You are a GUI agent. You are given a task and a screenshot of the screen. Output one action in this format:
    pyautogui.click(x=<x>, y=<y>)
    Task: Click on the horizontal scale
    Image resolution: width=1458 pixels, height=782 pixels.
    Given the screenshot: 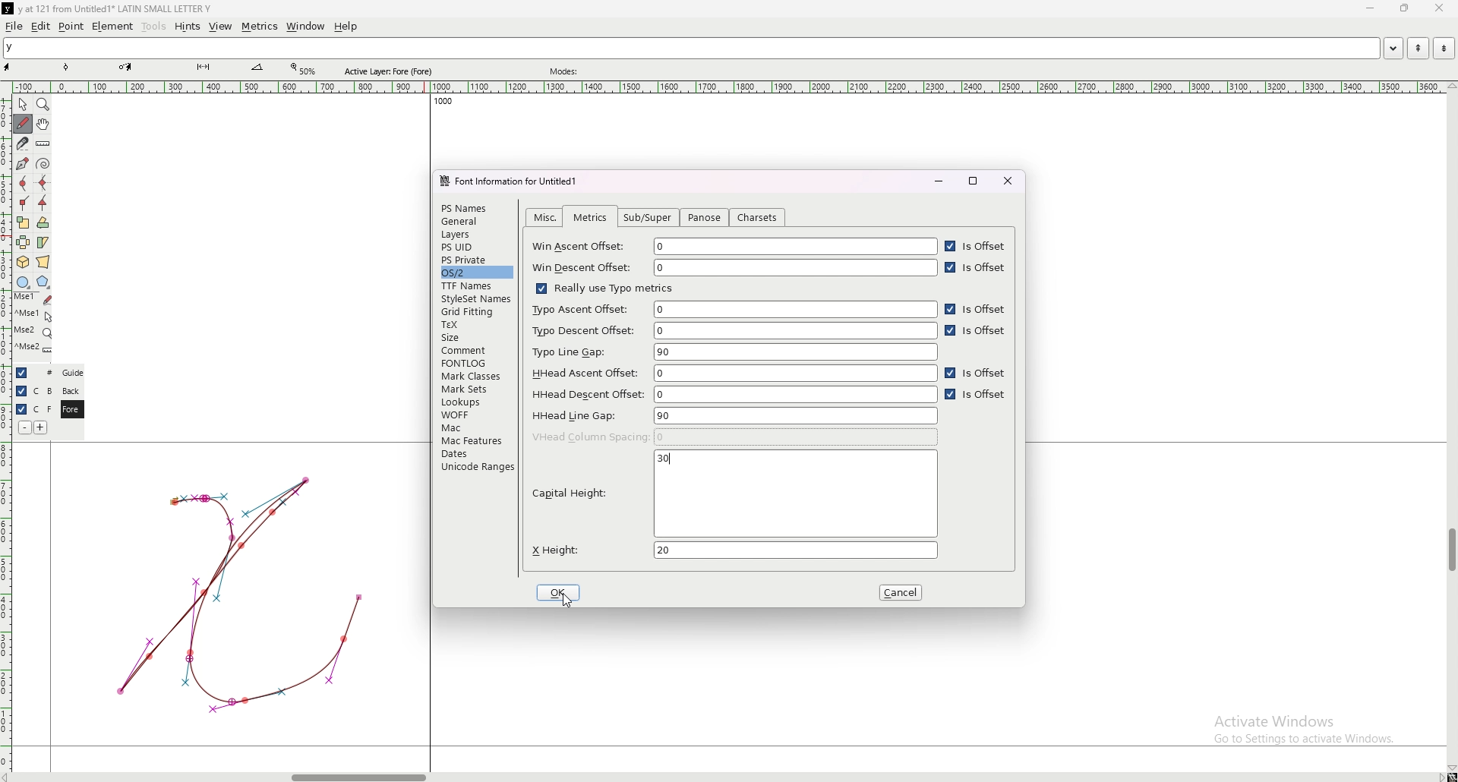 What is the action you would take?
    pyautogui.click(x=729, y=87)
    